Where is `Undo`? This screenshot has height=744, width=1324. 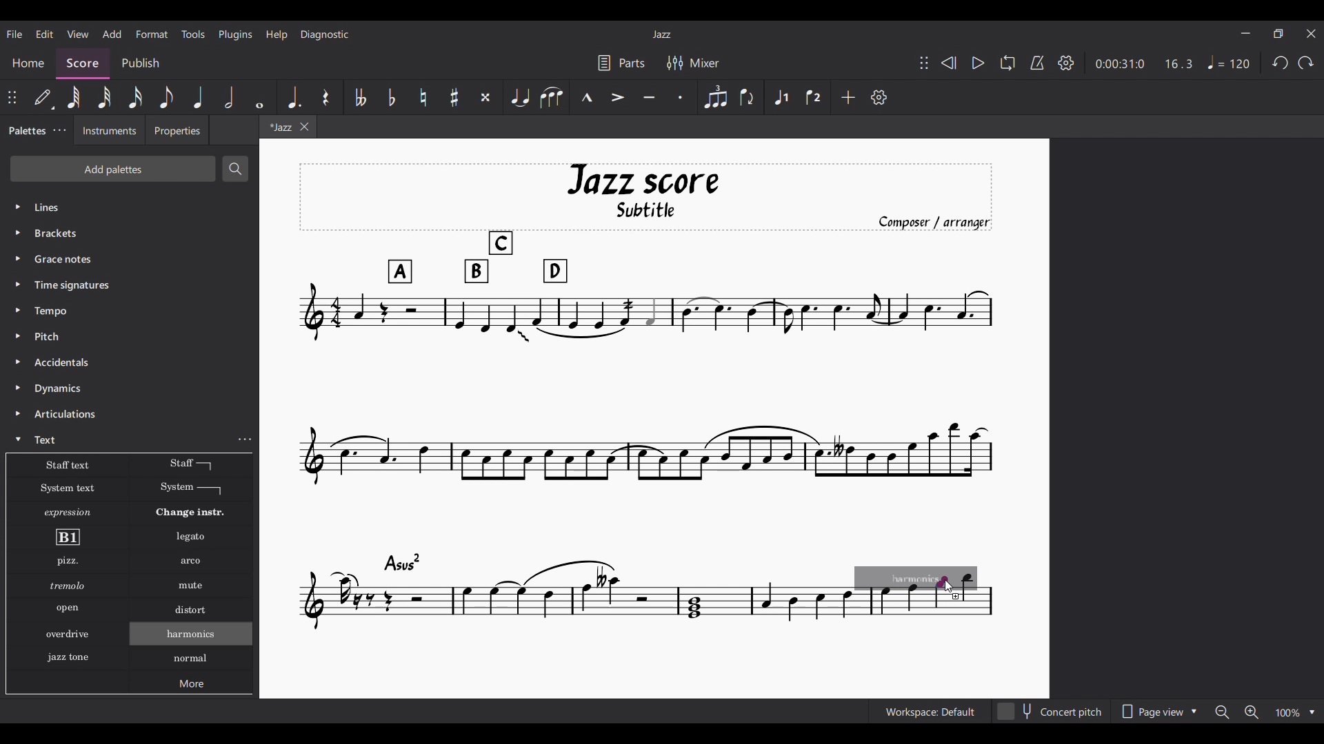 Undo is located at coordinates (1281, 63).